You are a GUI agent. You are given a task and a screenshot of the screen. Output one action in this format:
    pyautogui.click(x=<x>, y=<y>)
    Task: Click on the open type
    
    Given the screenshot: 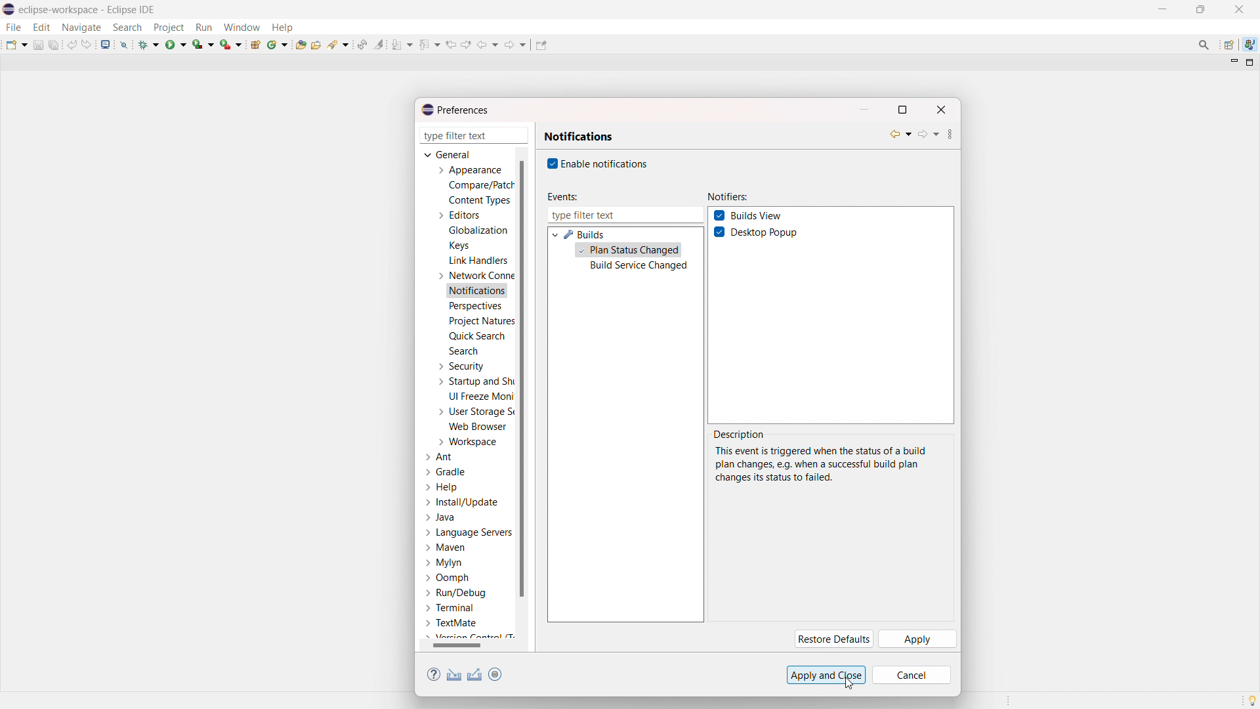 What is the action you would take?
    pyautogui.click(x=301, y=43)
    